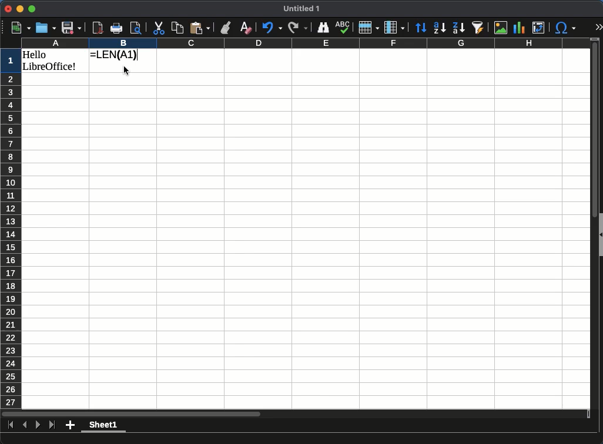  What do you see at coordinates (117, 57) in the screenshot?
I see `=LEN(A1)` at bounding box center [117, 57].